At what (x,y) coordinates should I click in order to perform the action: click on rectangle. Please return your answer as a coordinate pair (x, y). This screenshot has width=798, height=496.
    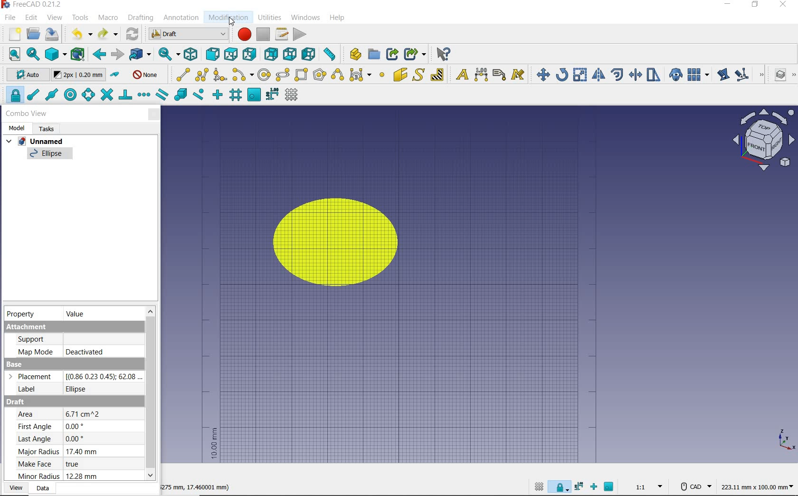
    Looking at the image, I should click on (301, 76).